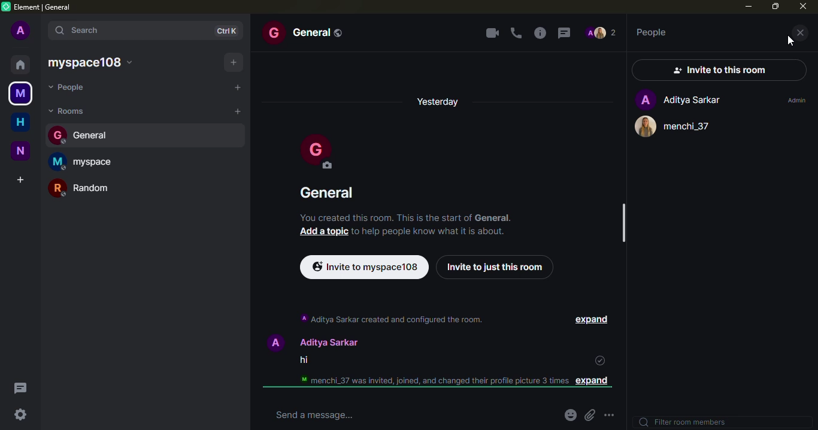 The width and height of the screenshot is (818, 430). What do you see at coordinates (799, 33) in the screenshot?
I see `close` at bounding box center [799, 33].